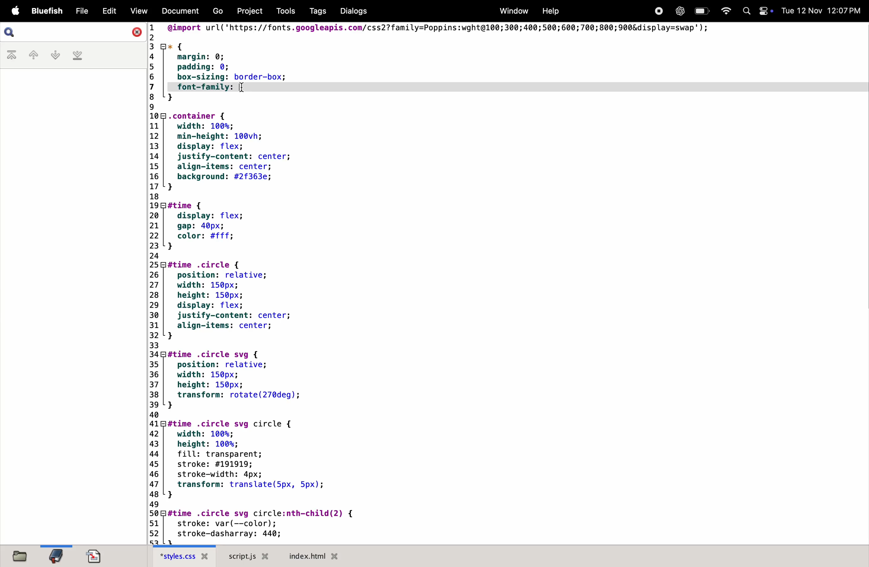 The height and width of the screenshot is (567, 869). What do you see at coordinates (180, 12) in the screenshot?
I see `document` at bounding box center [180, 12].